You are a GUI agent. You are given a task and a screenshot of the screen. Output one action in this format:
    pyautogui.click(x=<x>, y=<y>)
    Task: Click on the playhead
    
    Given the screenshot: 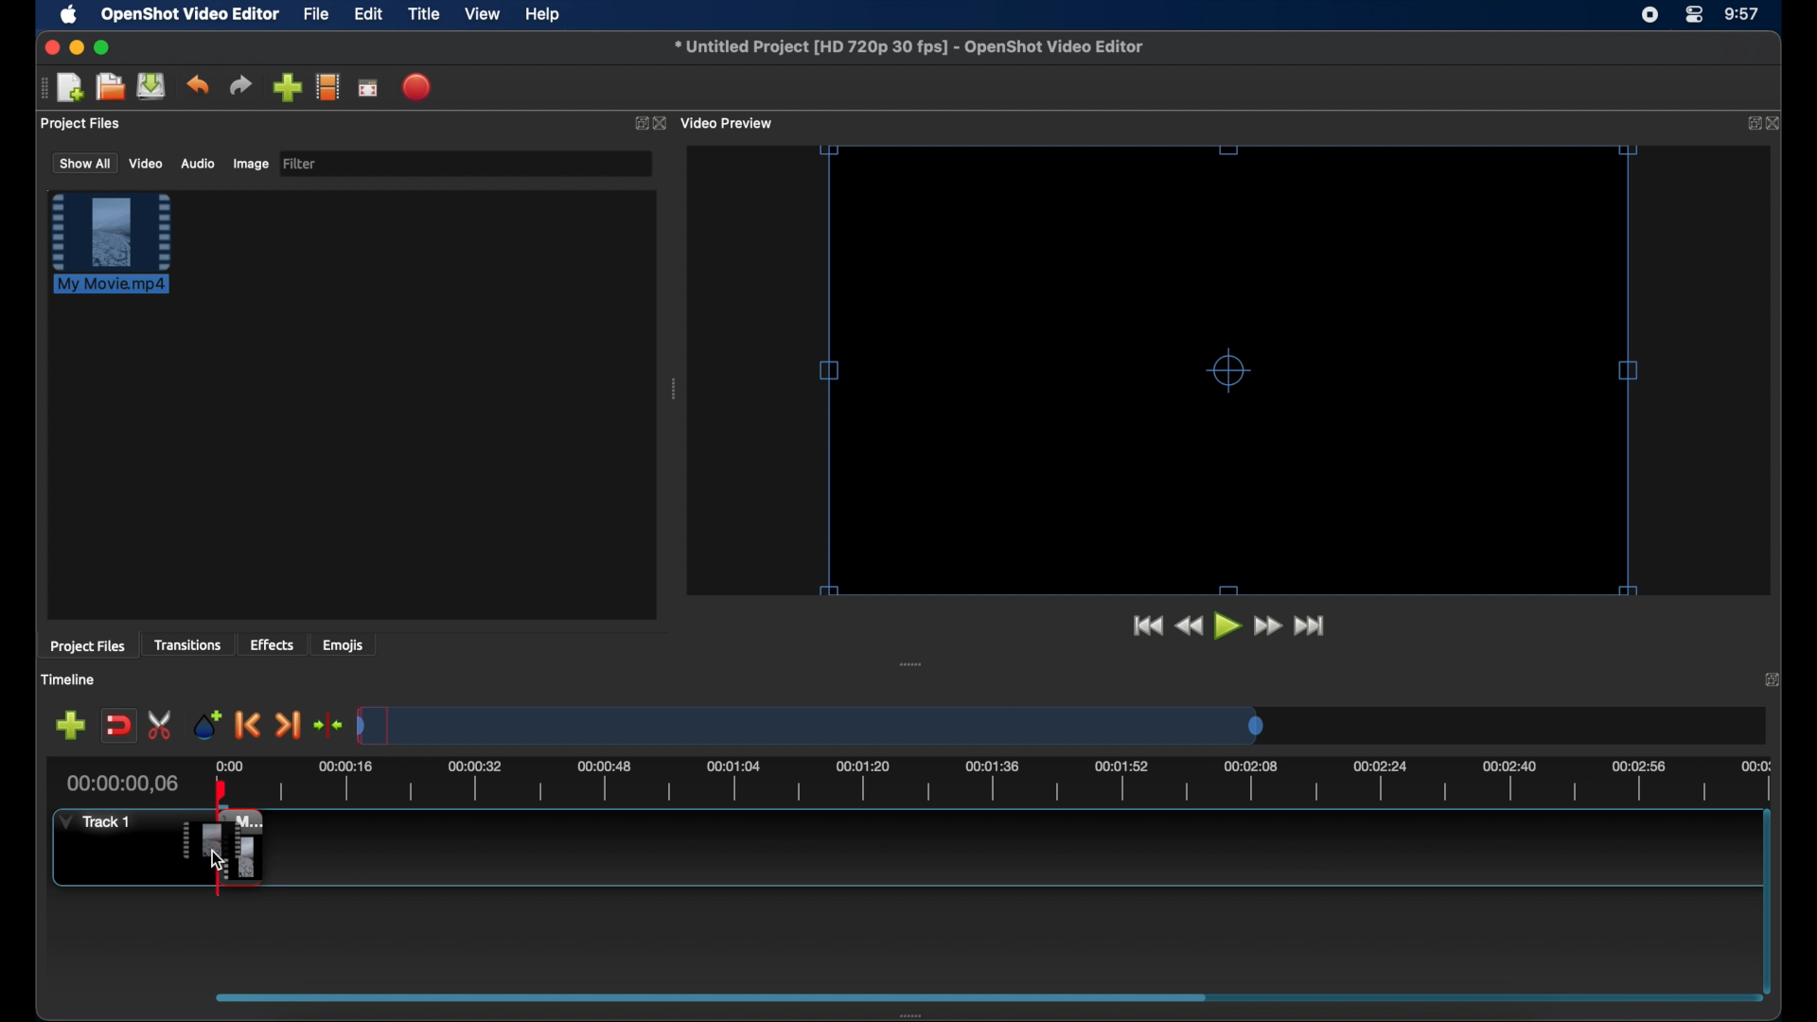 What is the action you would take?
    pyautogui.click(x=221, y=791)
    